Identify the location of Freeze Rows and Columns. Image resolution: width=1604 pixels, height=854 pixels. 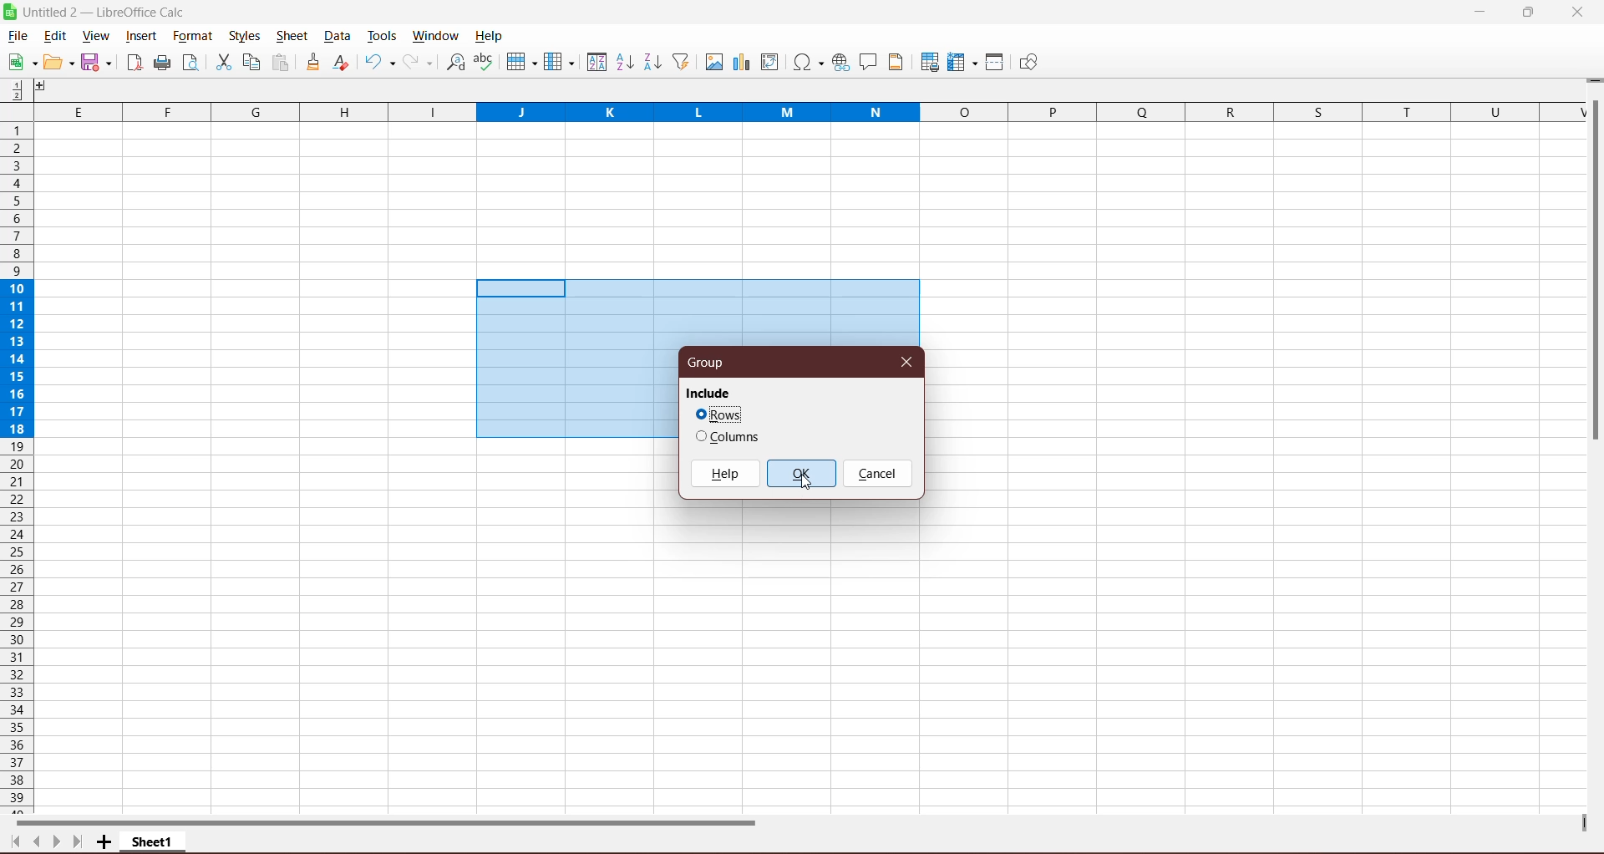
(963, 63).